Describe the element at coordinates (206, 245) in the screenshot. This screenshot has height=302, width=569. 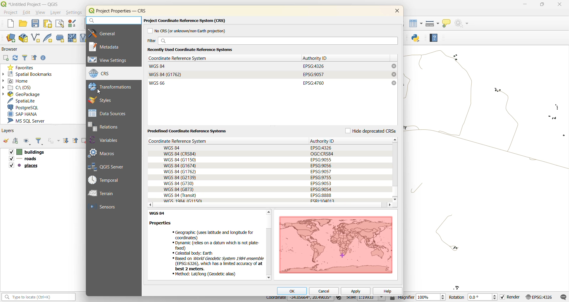
I see `metadata` at that location.